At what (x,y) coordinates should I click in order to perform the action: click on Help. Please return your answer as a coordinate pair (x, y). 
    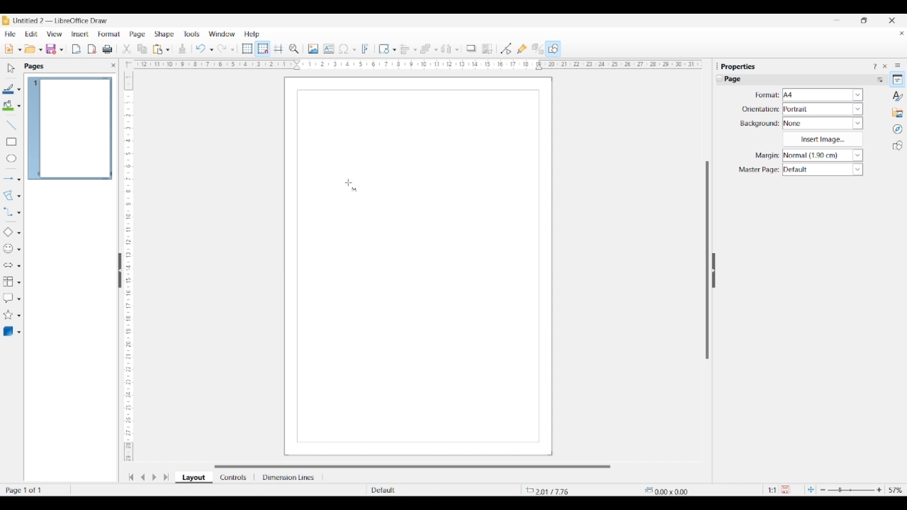
    Looking at the image, I should click on (252, 34).